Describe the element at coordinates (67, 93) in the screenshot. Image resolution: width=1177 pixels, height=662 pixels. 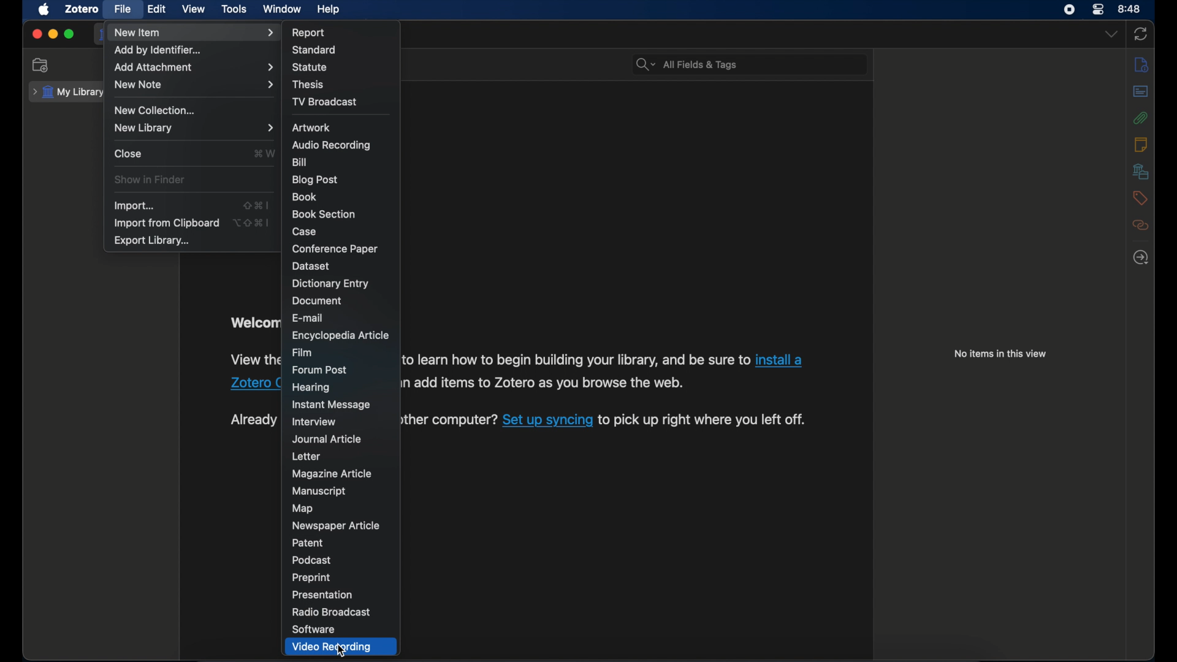
I see `my library` at that location.